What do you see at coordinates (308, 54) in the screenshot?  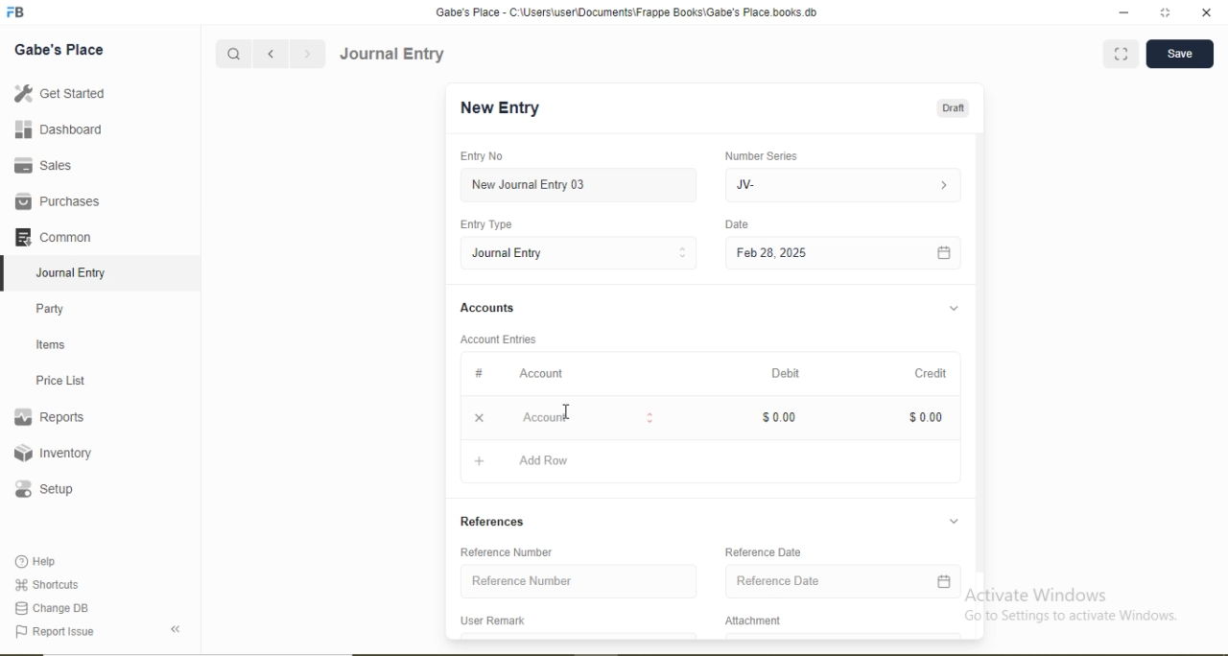 I see `Forward` at bounding box center [308, 54].